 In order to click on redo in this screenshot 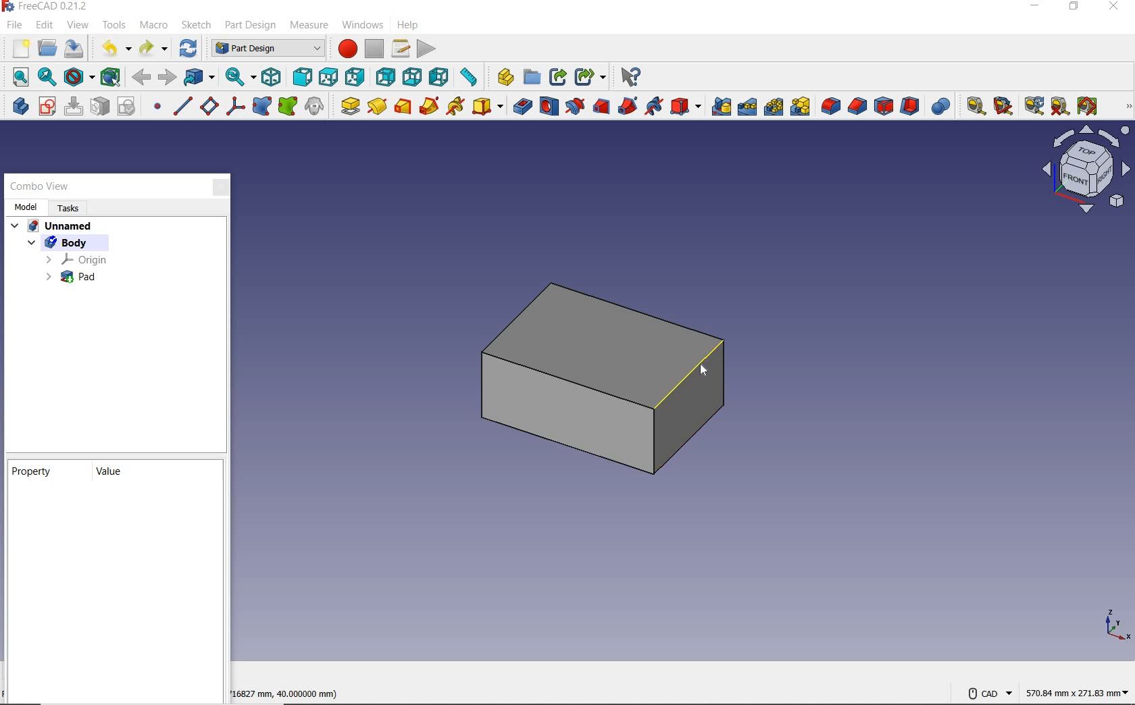, I will do `click(155, 49)`.